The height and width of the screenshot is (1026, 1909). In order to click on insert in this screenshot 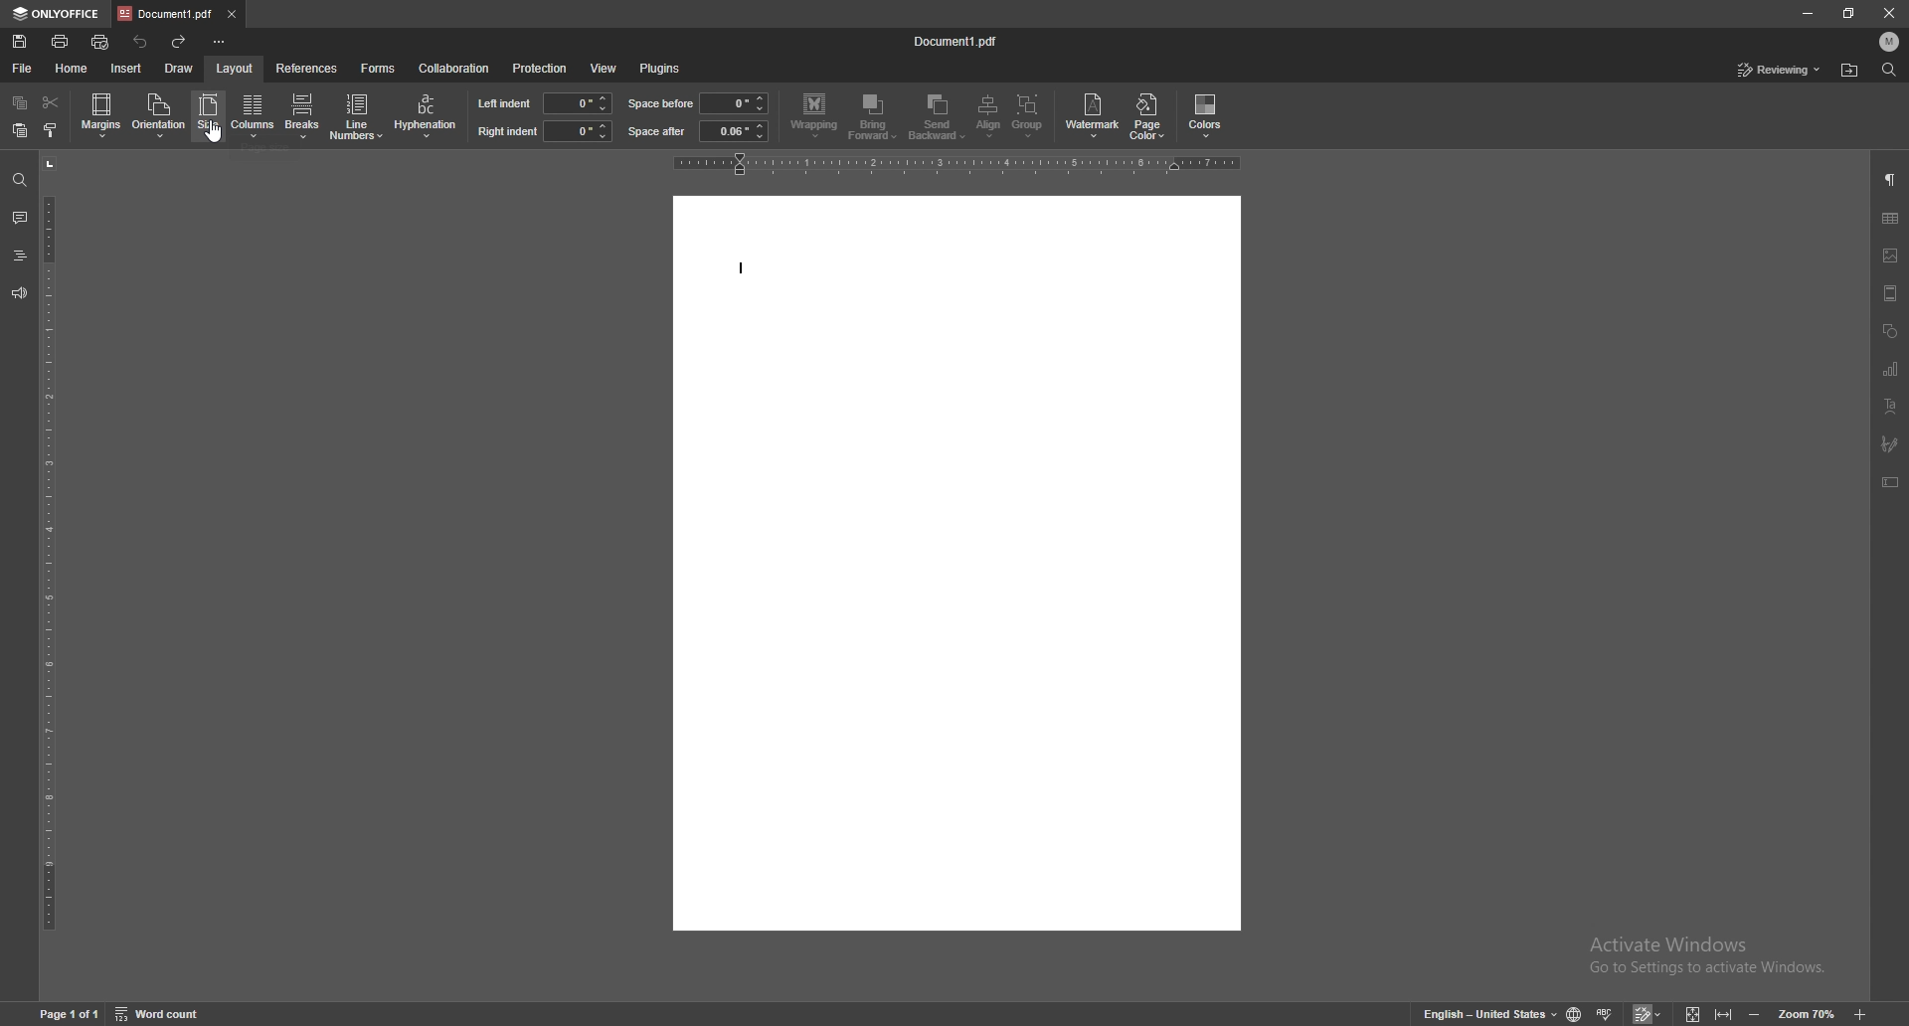, I will do `click(126, 69)`.